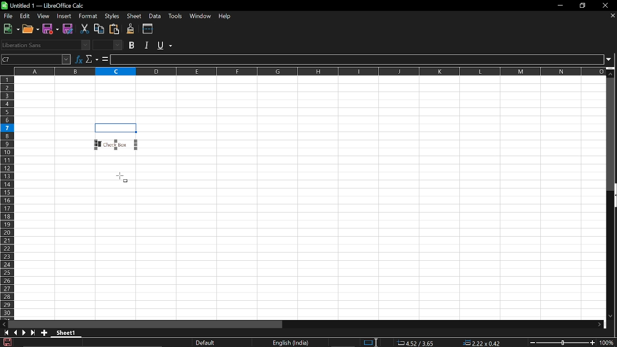  Describe the element at coordinates (36, 59) in the screenshot. I see `Name box` at that location.